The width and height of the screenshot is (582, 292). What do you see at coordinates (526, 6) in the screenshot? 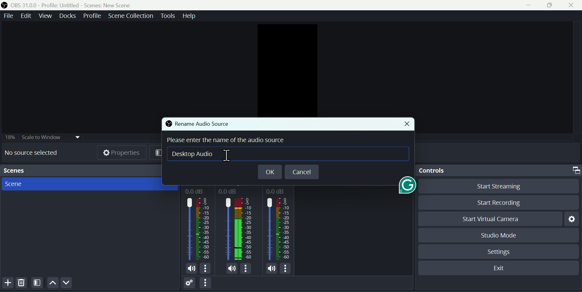
I see `minimise` at bounding box center [526, 6].